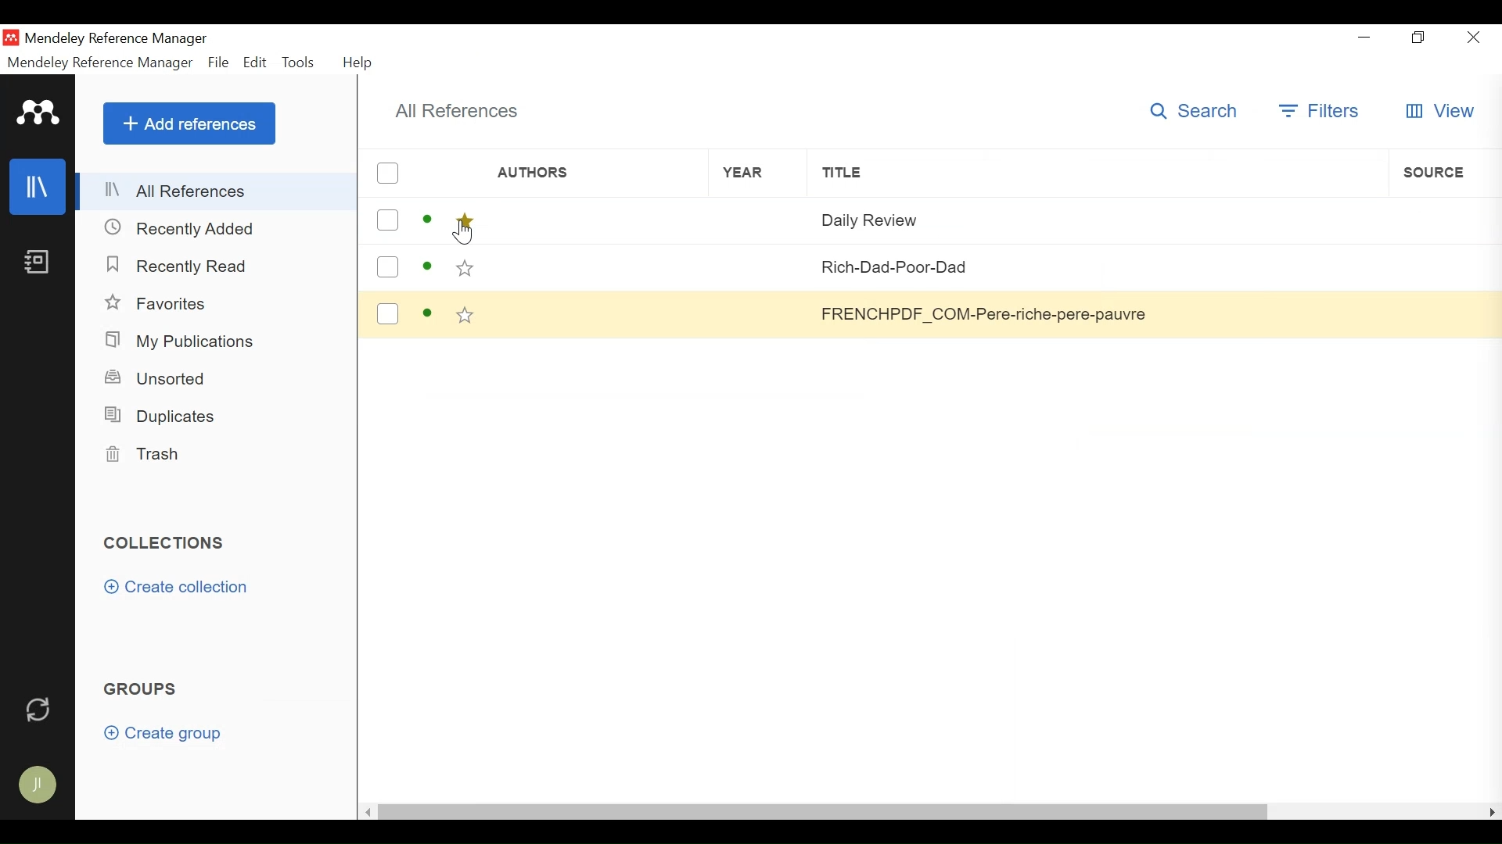 This screenshot has height=844, width=1502. I want to click on Mendeley Reference Manager, so click(118, 39).